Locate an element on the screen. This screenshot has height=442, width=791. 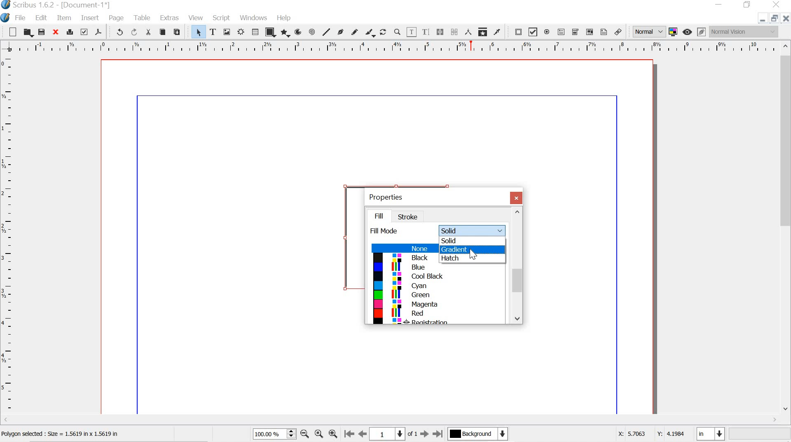
logo is located at coordinates (5, 17).